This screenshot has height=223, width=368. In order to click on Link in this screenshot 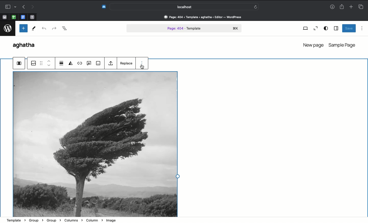, I will do `click(79, 64)`.